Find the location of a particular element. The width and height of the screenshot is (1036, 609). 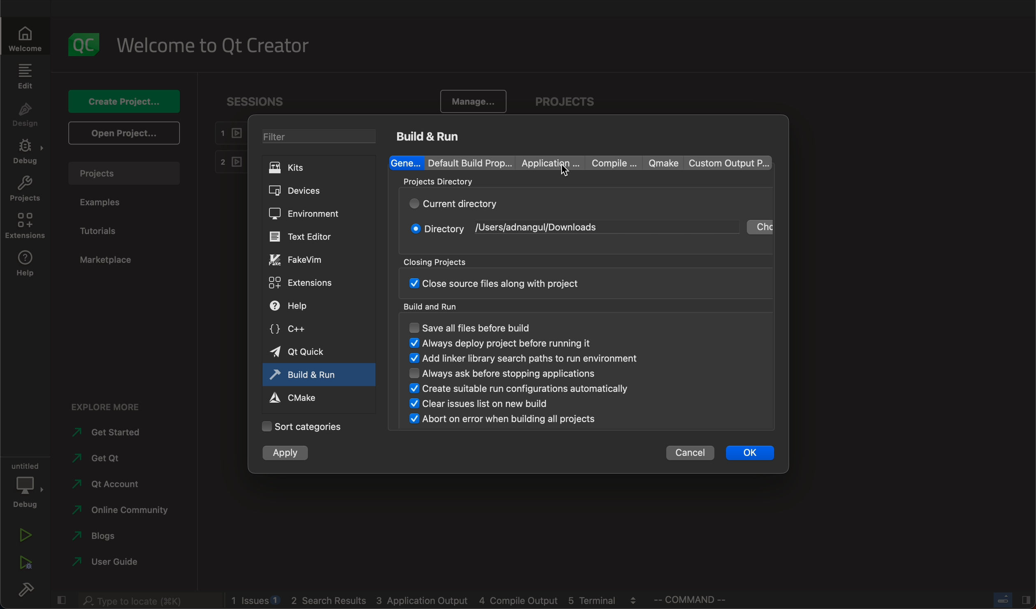

account is located at coordinates (113, 484).